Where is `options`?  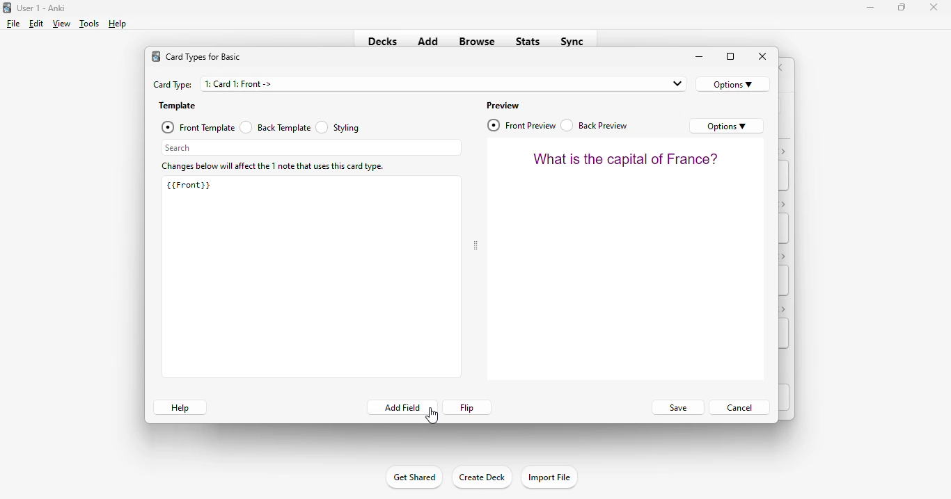
options is located at coordinates (733, 84).